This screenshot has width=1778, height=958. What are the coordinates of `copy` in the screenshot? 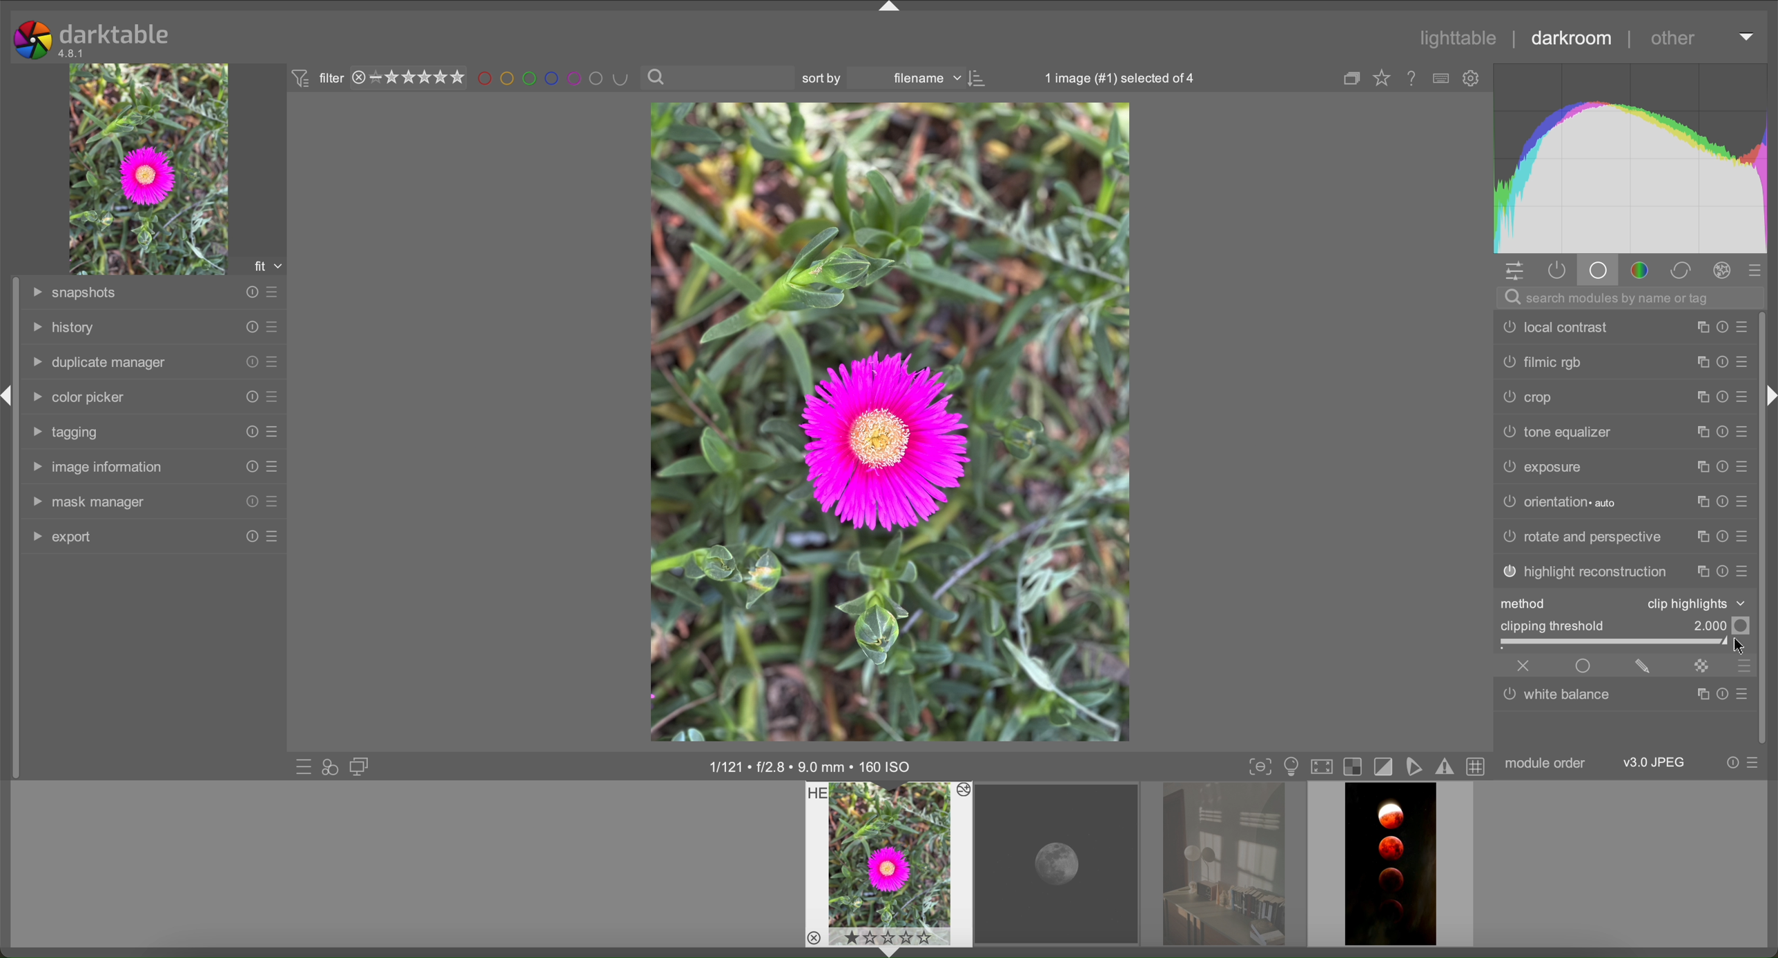 It's located at (1701, 572).